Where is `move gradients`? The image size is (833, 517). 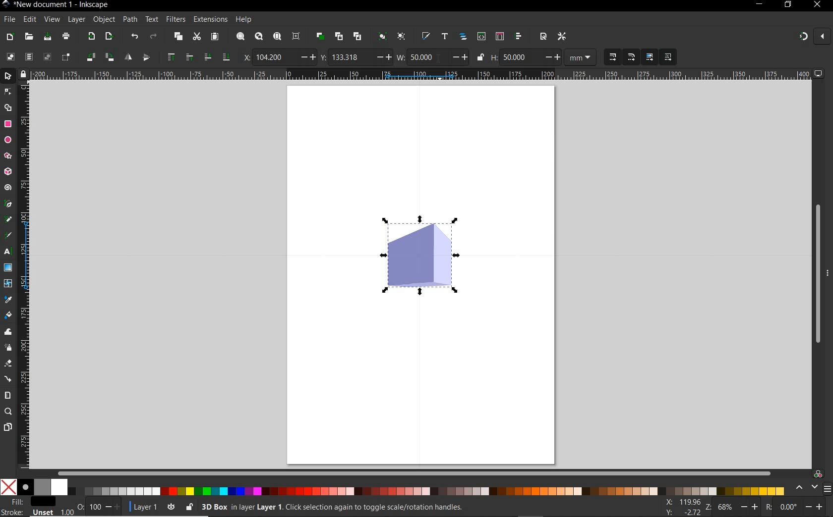
move gradients is located at coordinates (650, 57).